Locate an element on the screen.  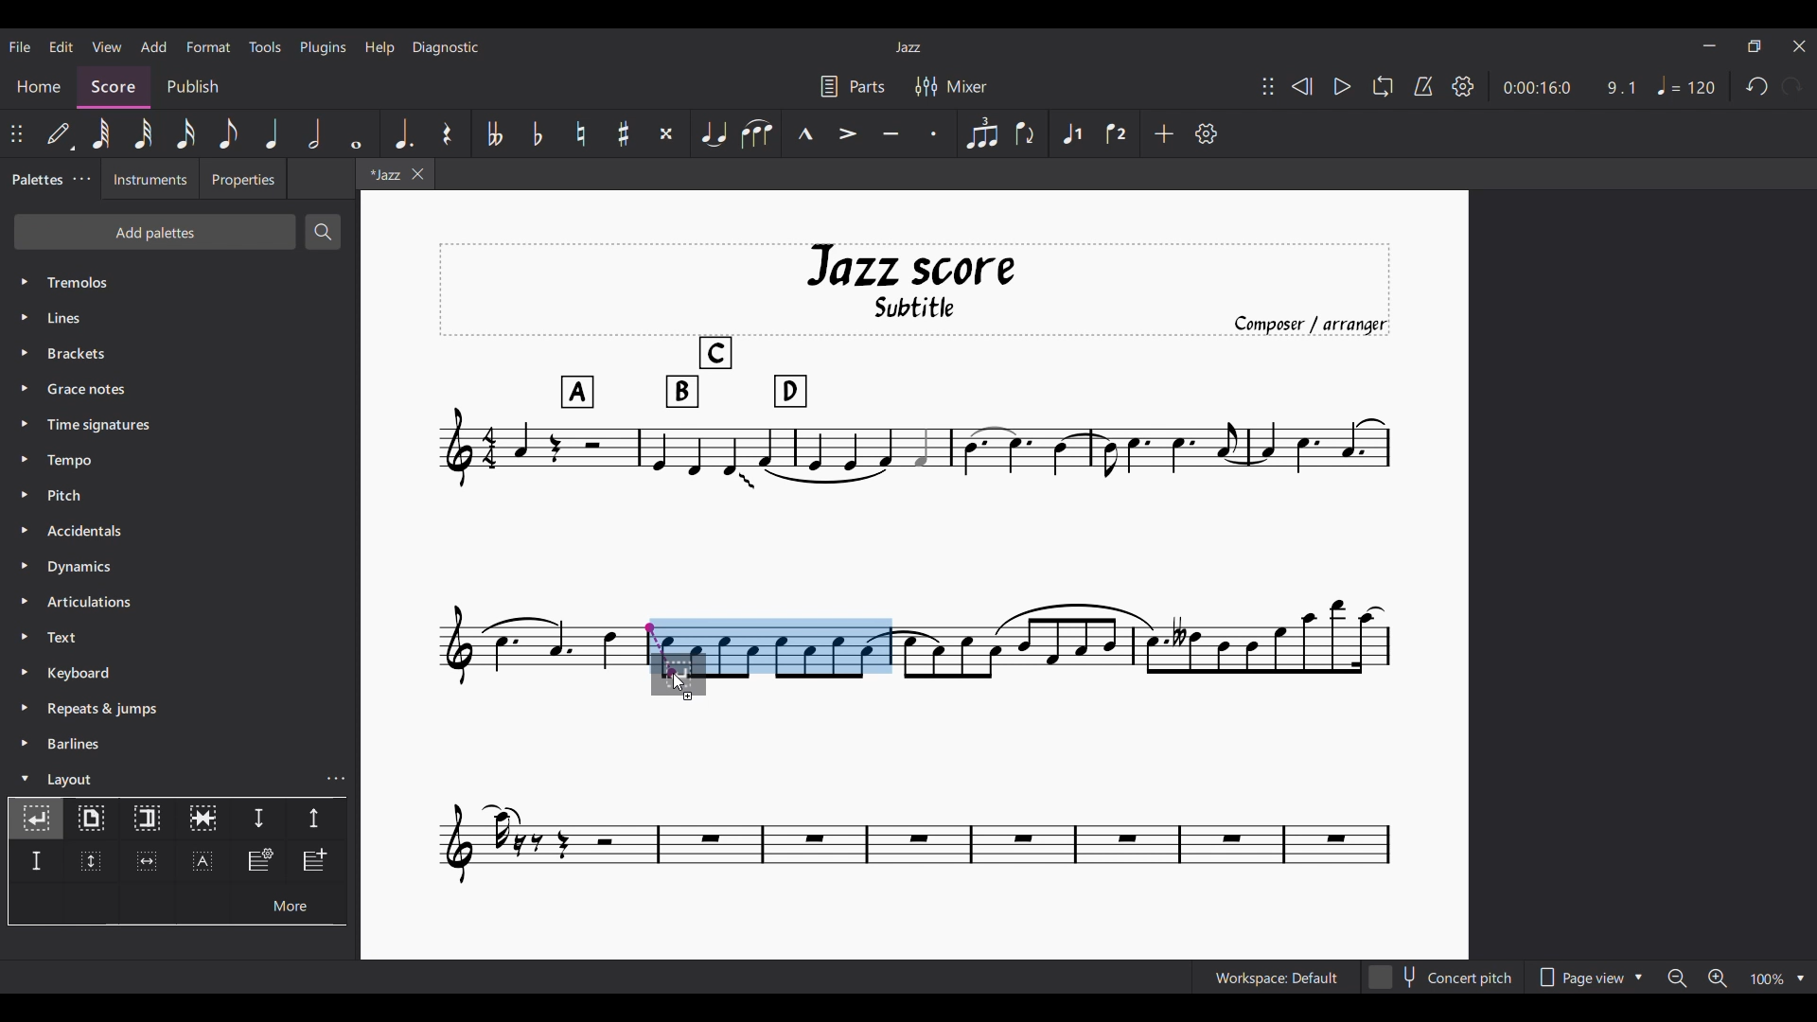
Page break is located at coordinates (91, 819).